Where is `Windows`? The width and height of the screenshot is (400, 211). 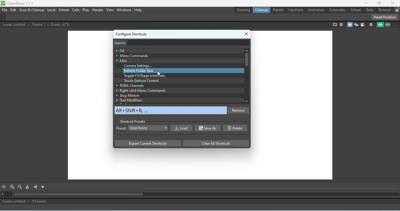
Windows is located at coordinates (124, 10).